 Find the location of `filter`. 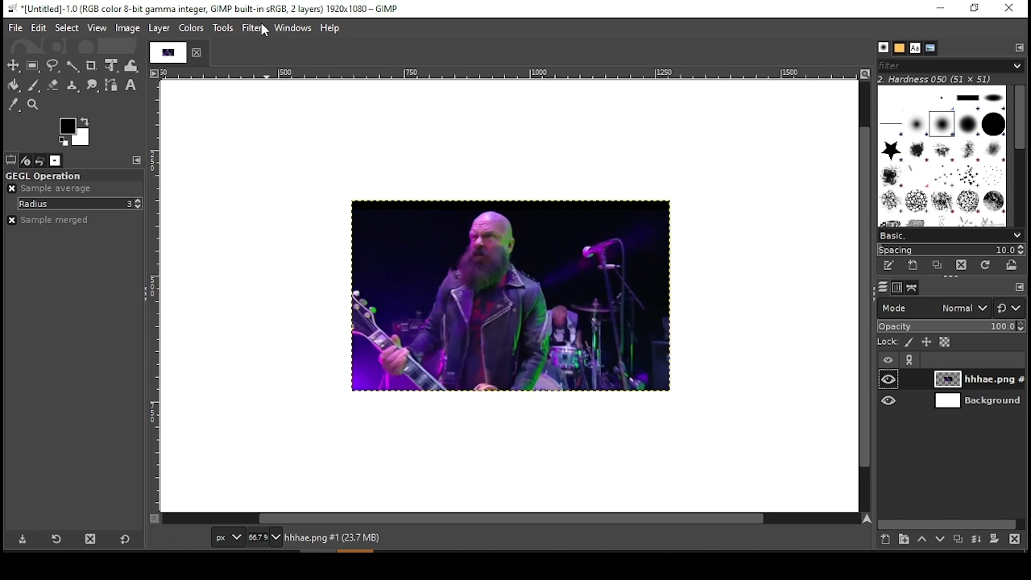

filter is located at coordinates (254, 28).